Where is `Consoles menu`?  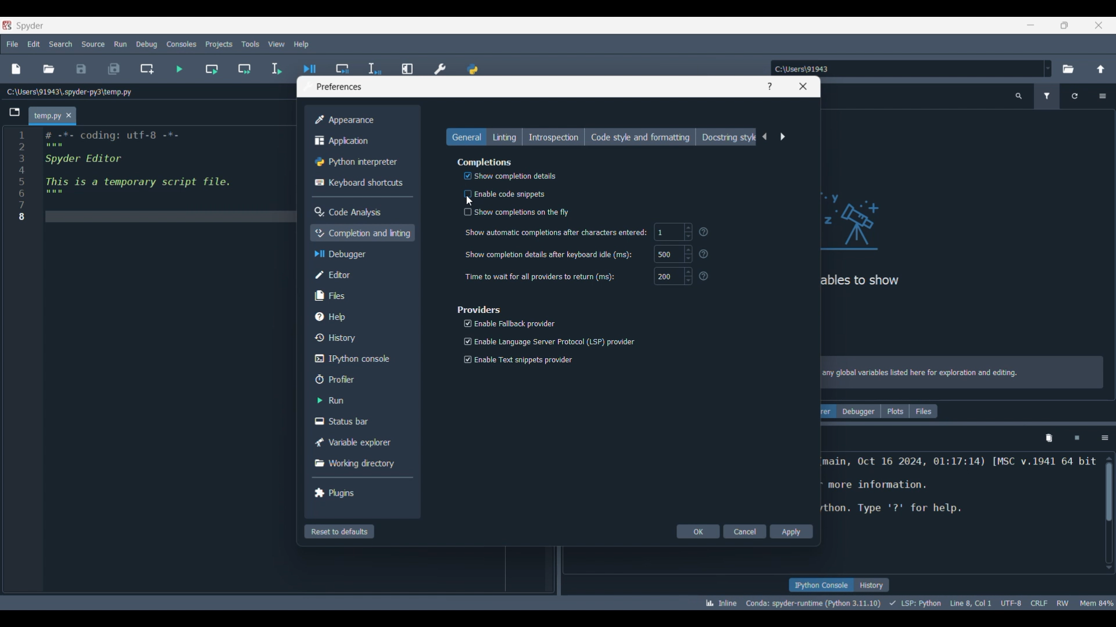
Consoles menu is located at coordinates (182, 44).